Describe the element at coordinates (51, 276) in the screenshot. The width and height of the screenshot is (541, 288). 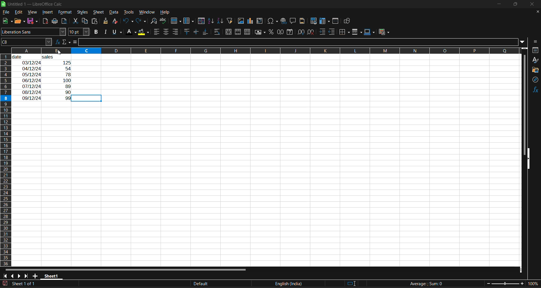
I see `sheet name` at that location.